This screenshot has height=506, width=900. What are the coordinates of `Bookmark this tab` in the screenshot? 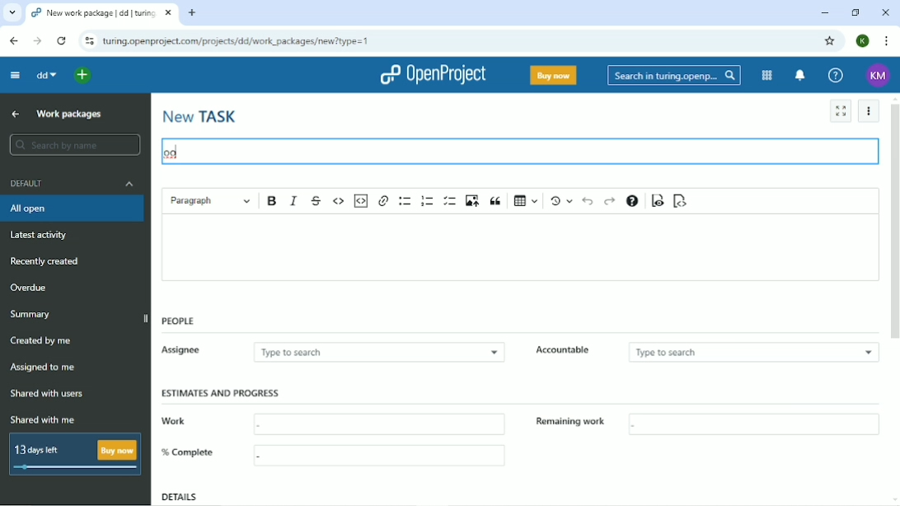 It's located at (830, 41).